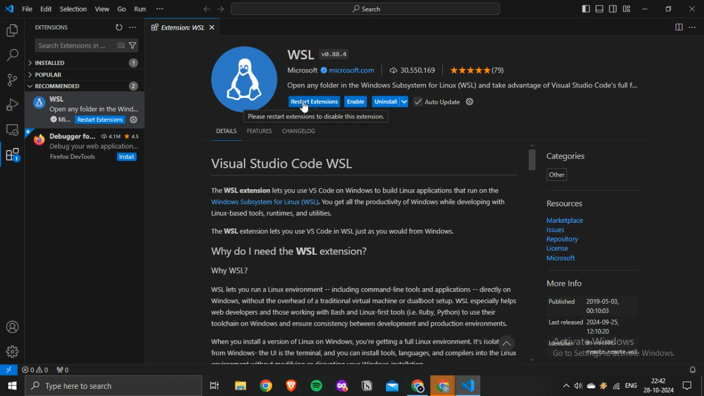  Describe the element at coordinates (679, 27) in the screenshot. I see `Split editor` at that location.